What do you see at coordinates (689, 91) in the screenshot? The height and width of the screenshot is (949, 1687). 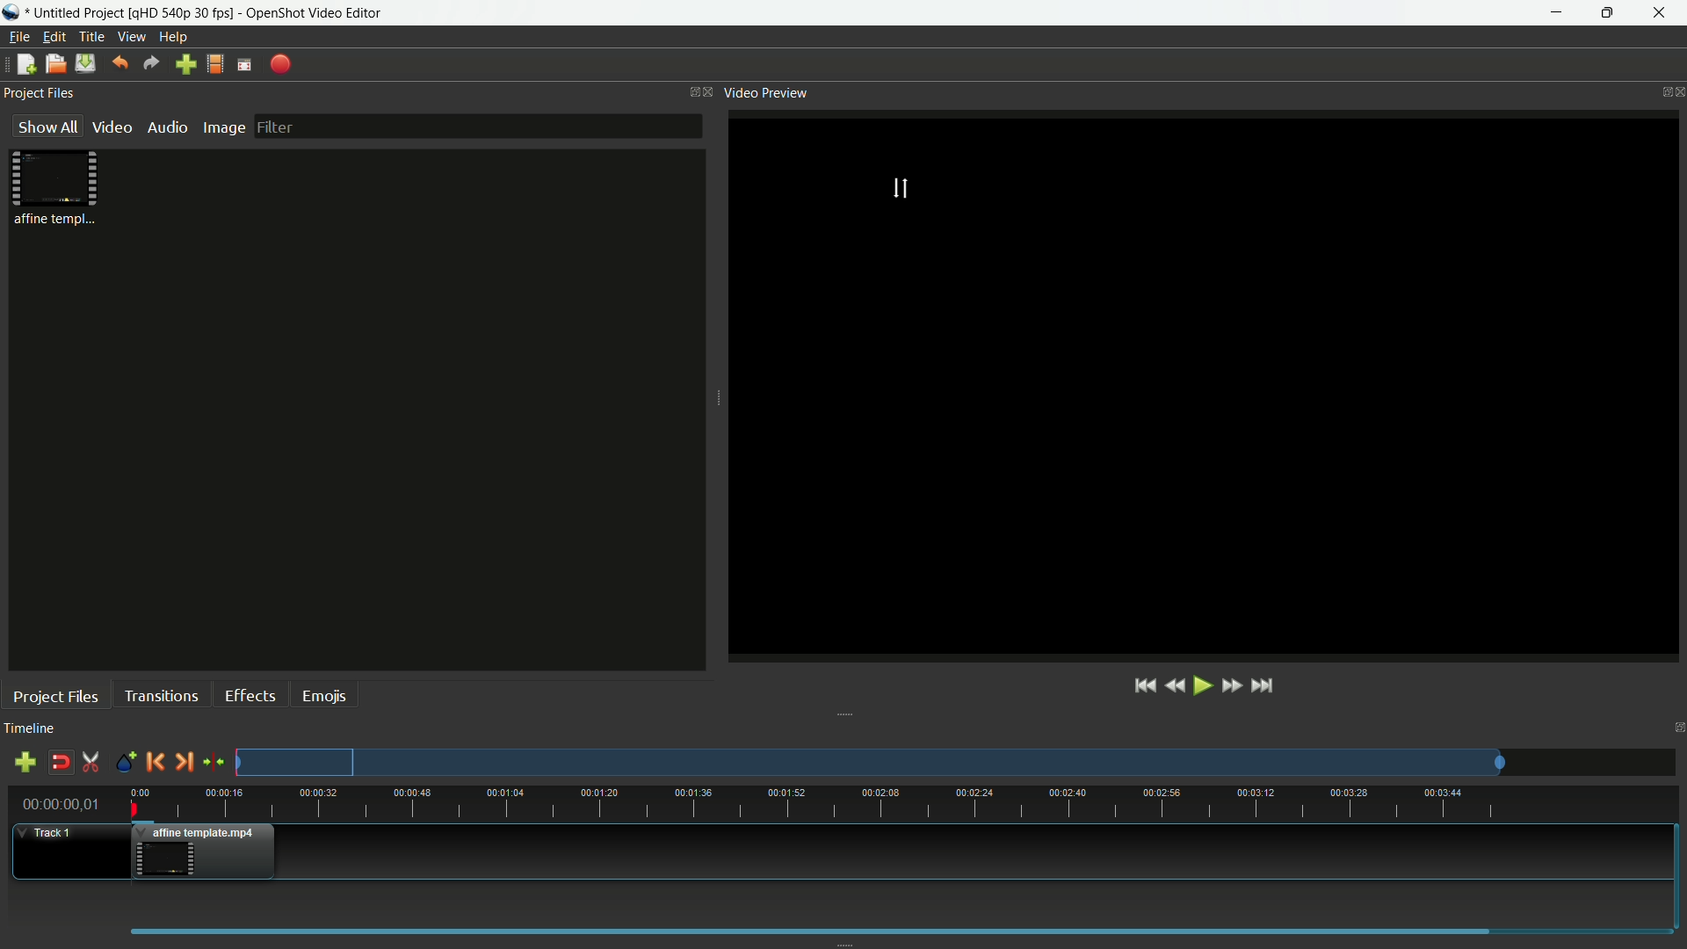 I see `change layout` at bounding box center [689, 91].